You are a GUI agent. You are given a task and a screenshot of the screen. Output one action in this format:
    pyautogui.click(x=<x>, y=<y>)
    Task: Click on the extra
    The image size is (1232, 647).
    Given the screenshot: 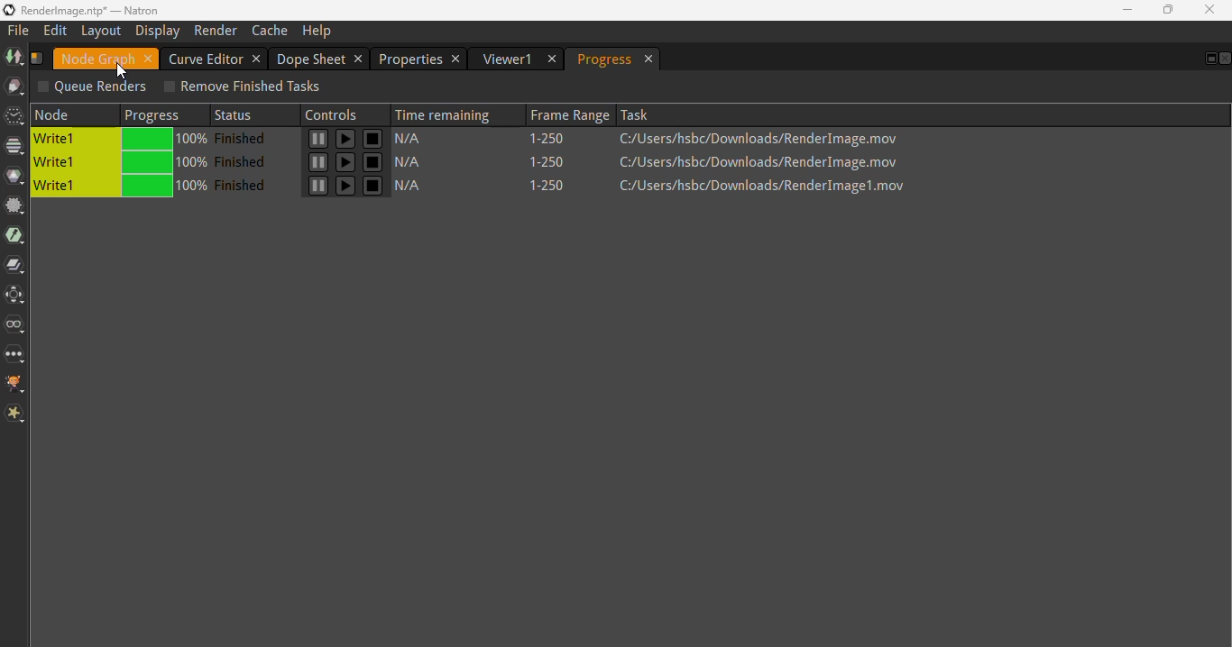 What is the action you would take?
    pyautogui.click(x=15, y=414)
    